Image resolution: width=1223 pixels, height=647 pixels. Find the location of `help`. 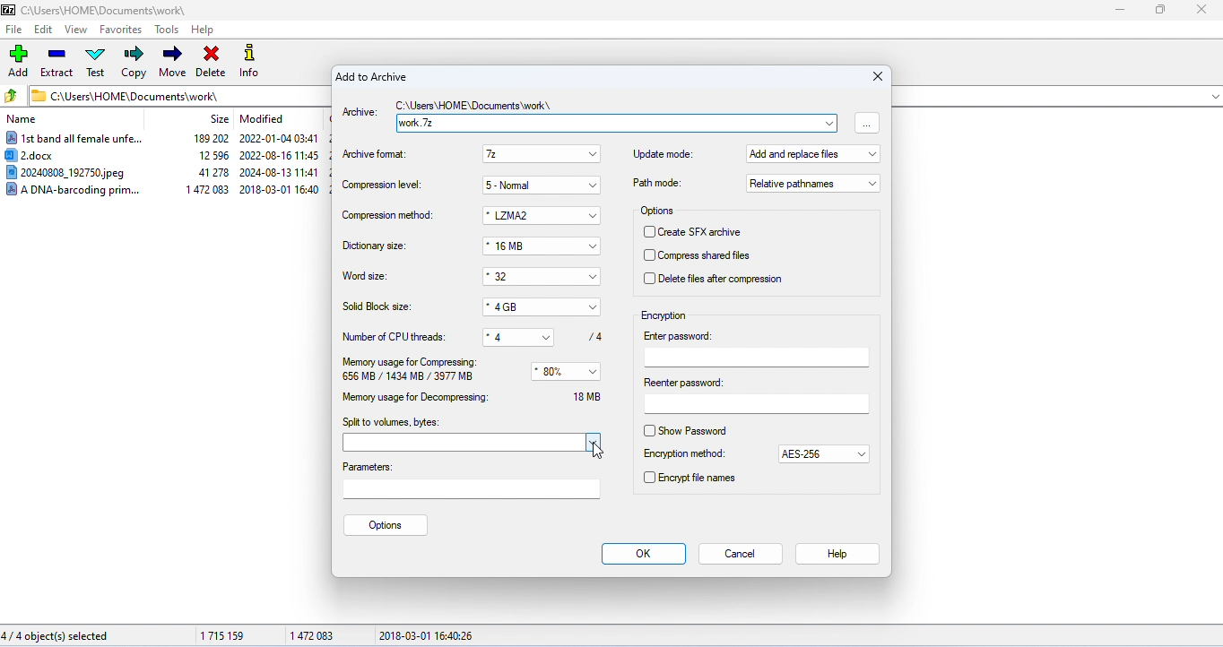

help is located at coordinates (203, 30).